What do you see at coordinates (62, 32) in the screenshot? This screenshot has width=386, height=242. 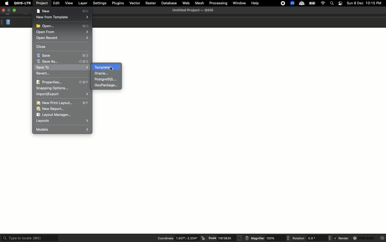 I see `Open from` at bounding box center [62, 32].